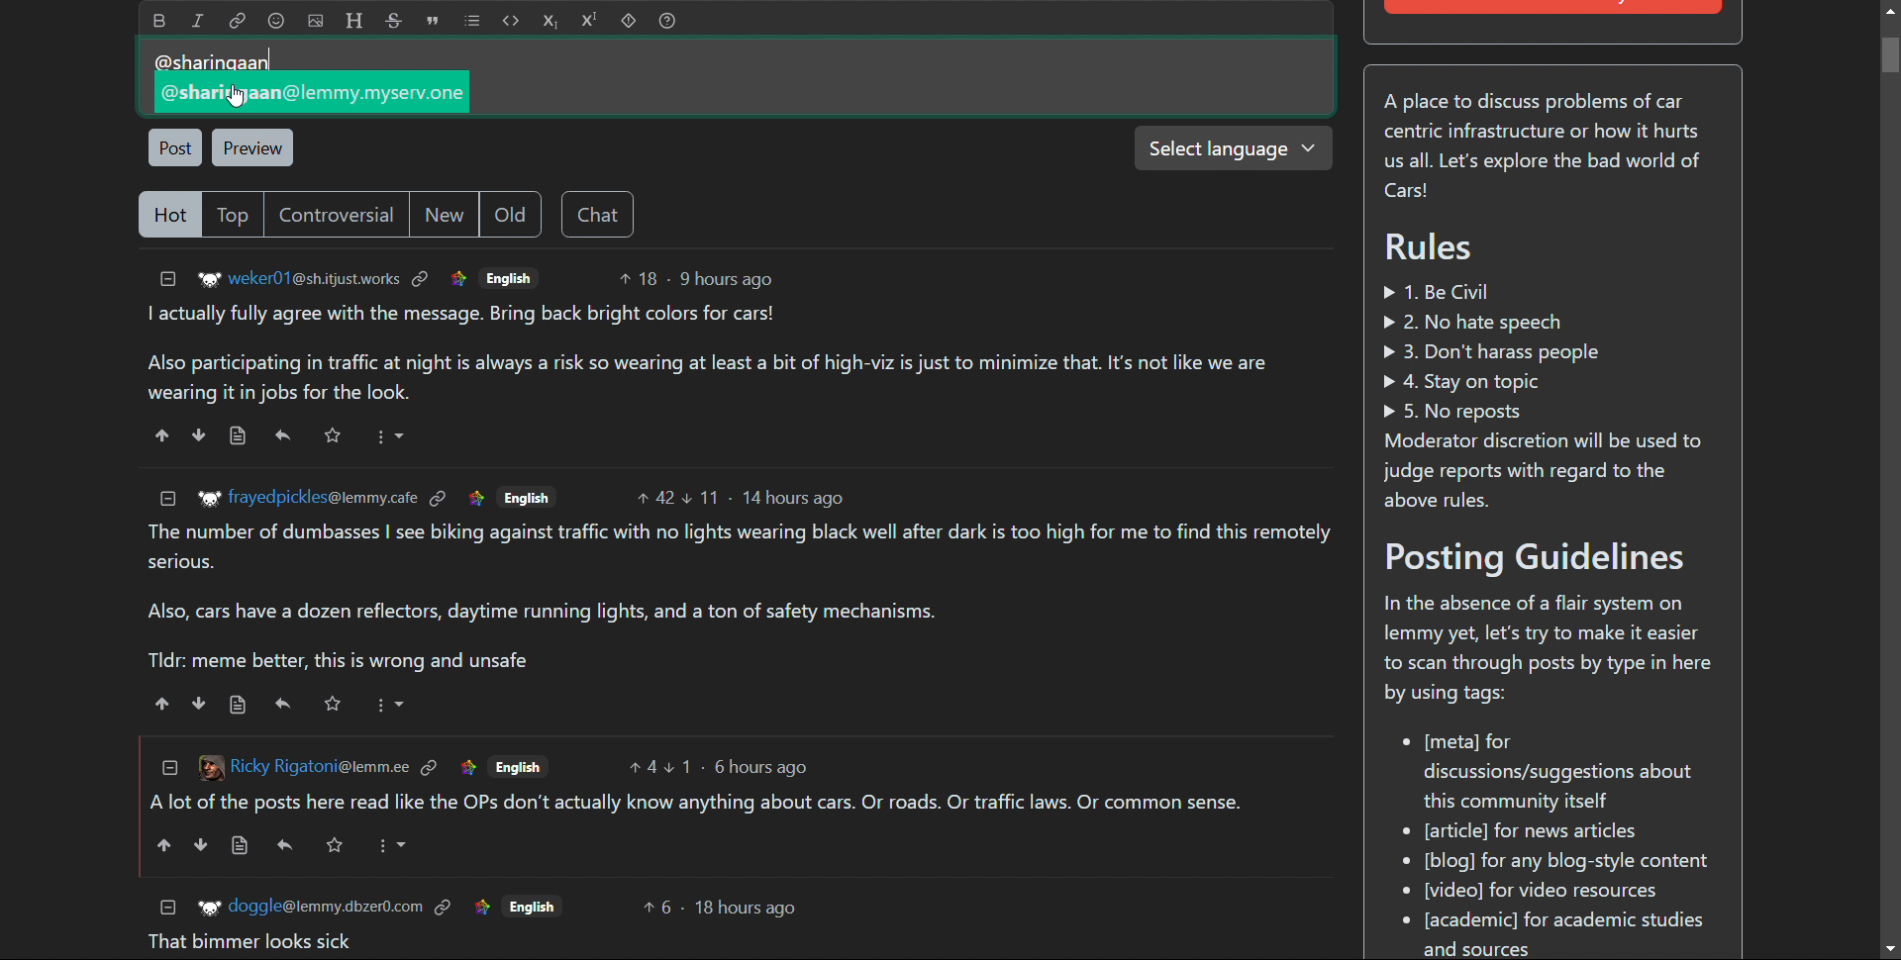  I want to click on Downvote 11, so click(704, 494).